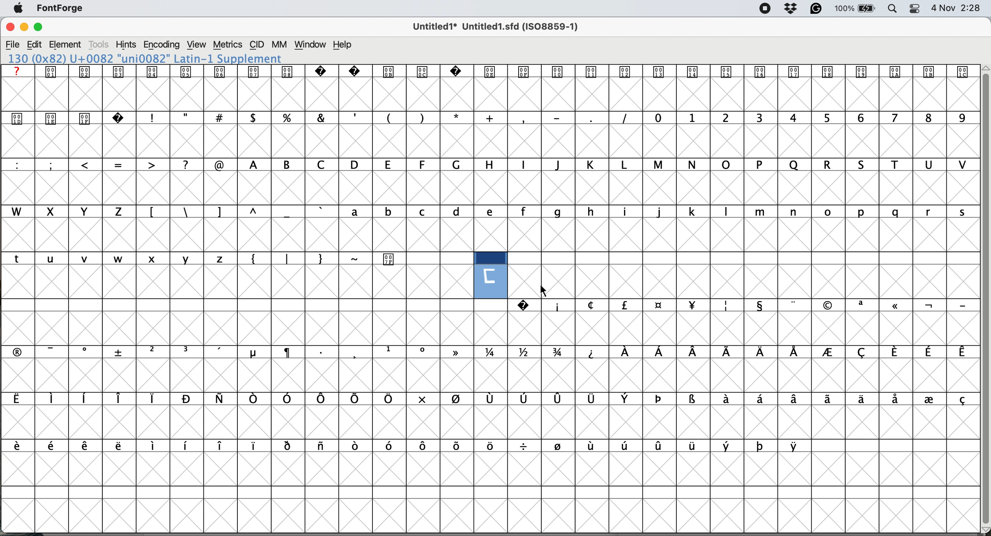  What do you see at coordinates (792, 8) in the screenshot?
I see `dropbox` at bounding box center [792, 8].